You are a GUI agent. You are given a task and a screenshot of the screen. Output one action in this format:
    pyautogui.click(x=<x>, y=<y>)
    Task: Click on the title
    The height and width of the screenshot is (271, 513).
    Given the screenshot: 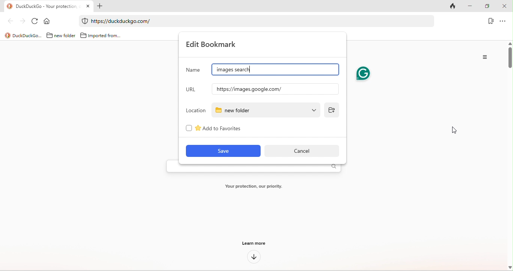 What is the action you would take?
    pyautogui.click(x=22, y=35)
    